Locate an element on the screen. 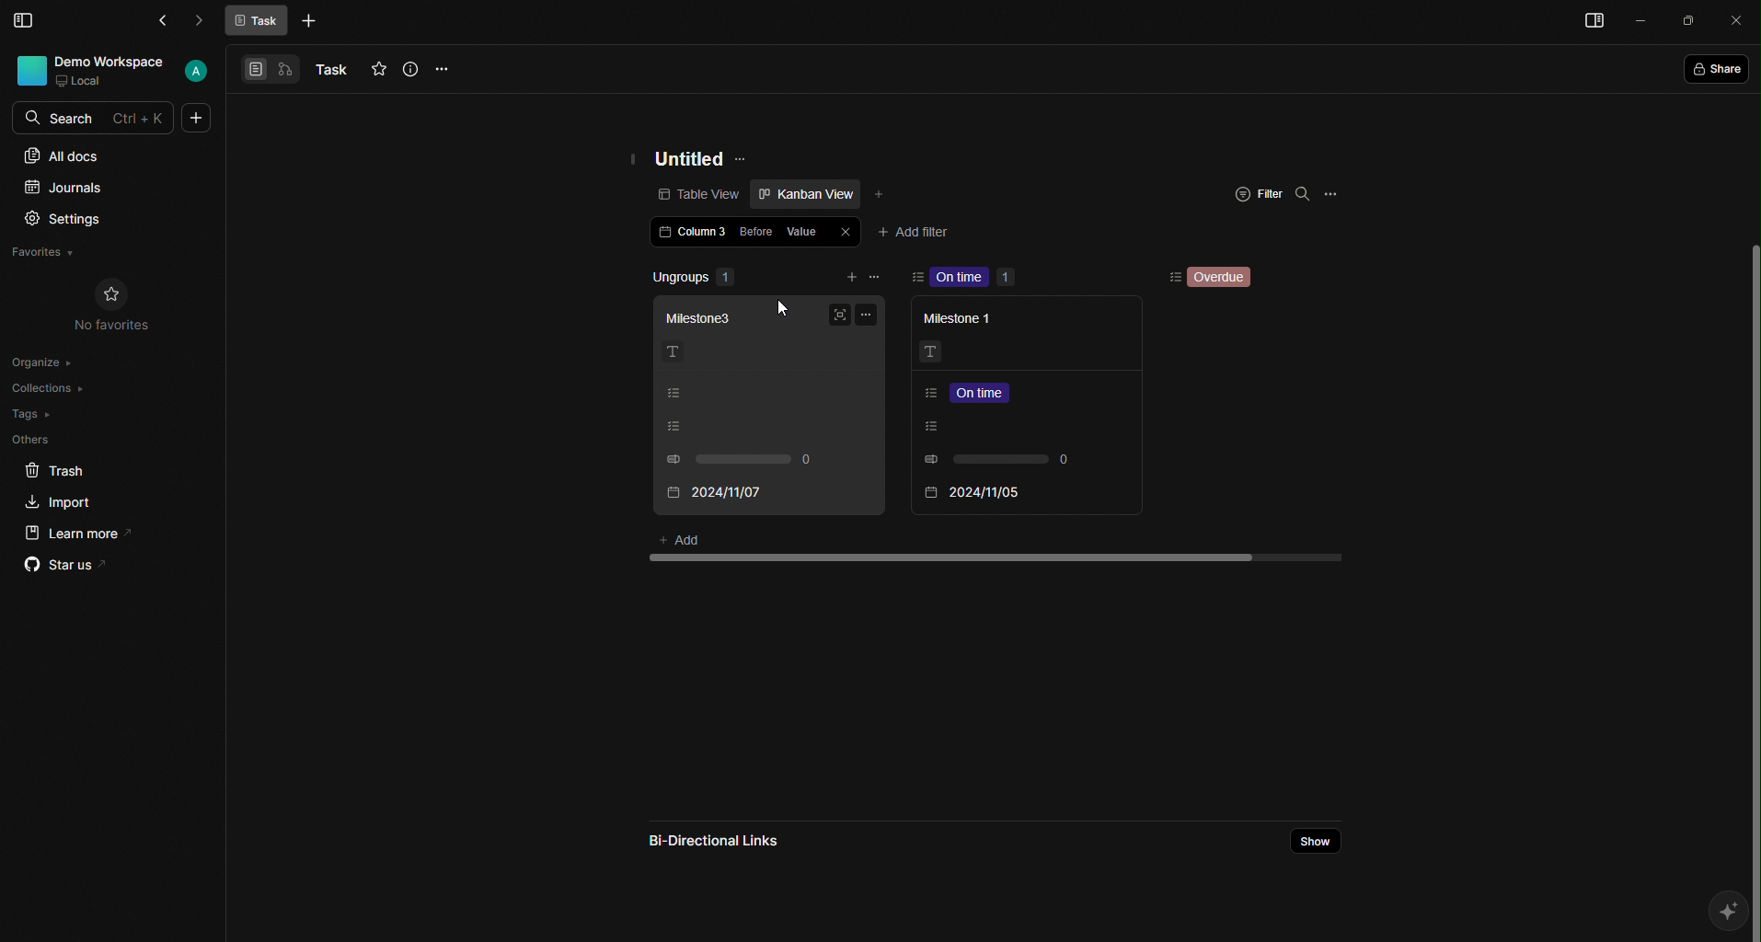  Options is located at coordinates (443, 68).